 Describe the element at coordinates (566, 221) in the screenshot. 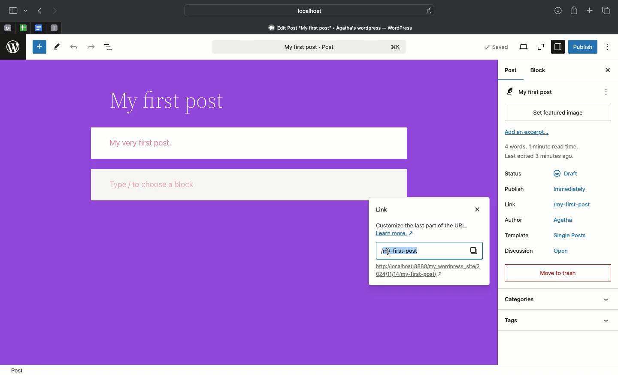

I see `Agatha` at that location.